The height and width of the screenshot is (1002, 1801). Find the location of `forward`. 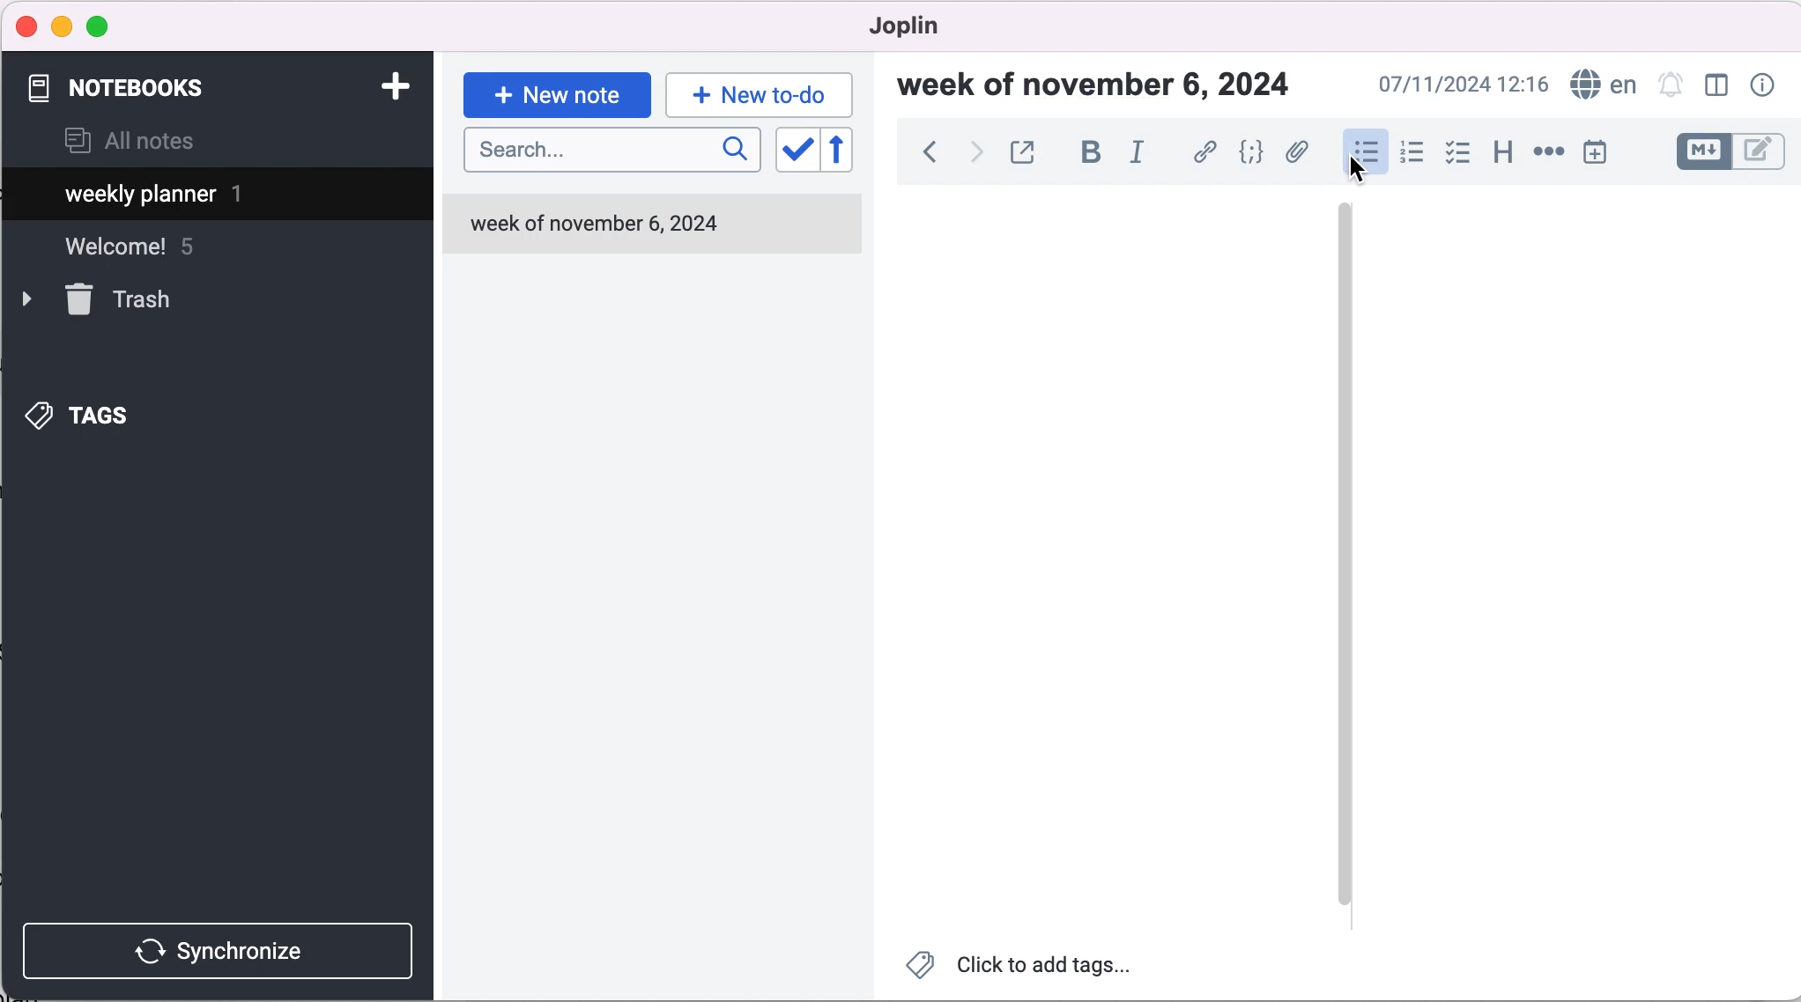

forward is located at coordinates (974, 155).